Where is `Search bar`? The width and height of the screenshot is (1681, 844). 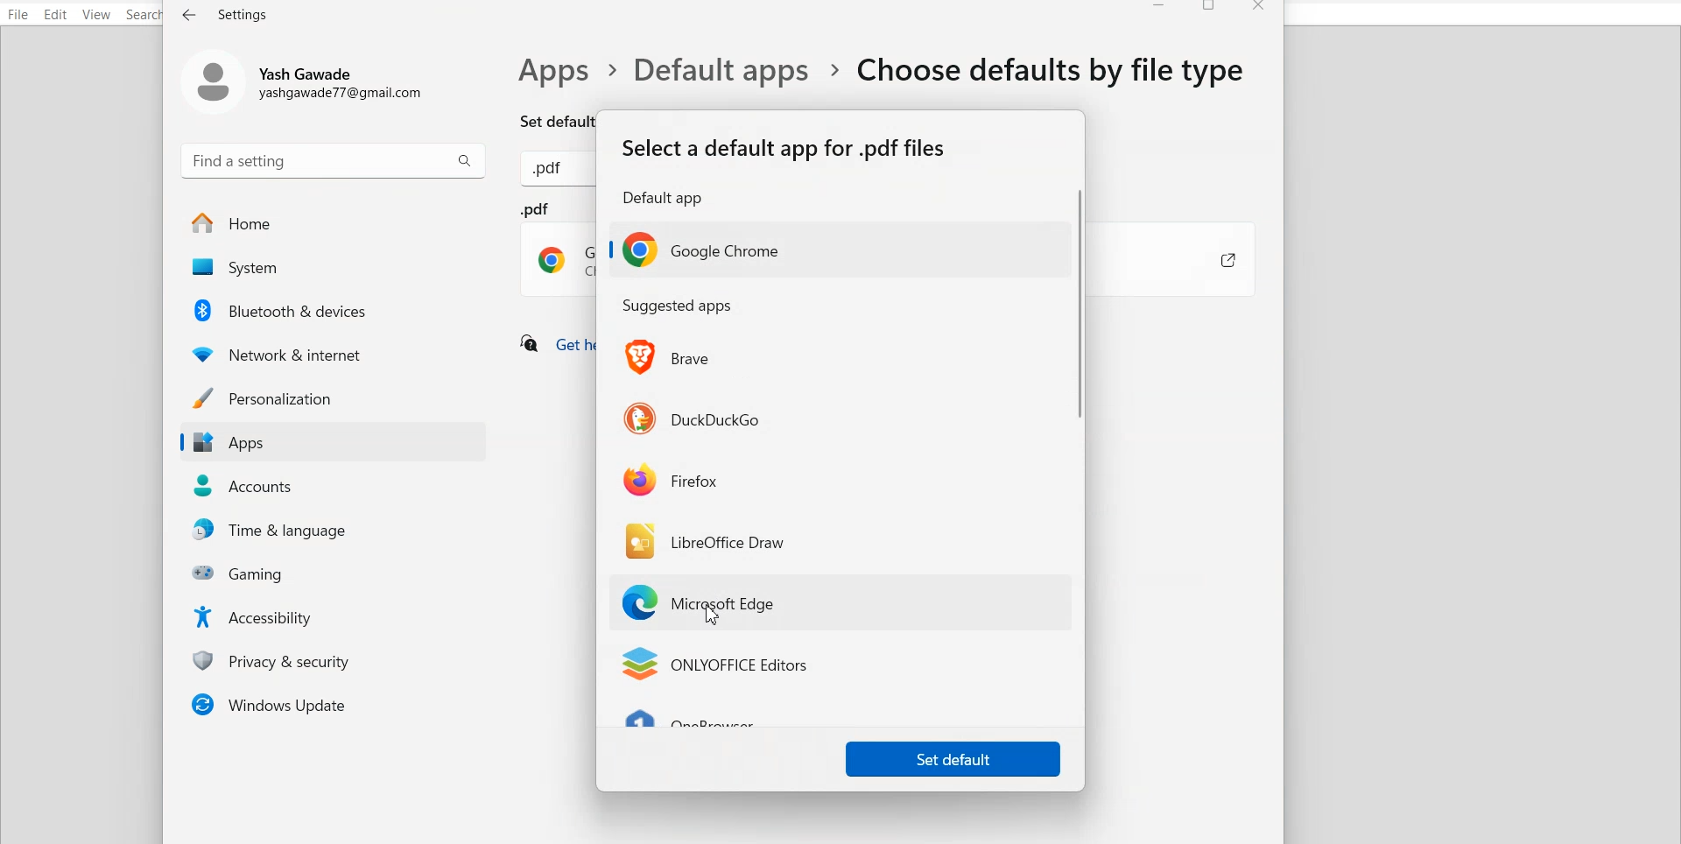
Search bar is located at coordinates (334, 159).